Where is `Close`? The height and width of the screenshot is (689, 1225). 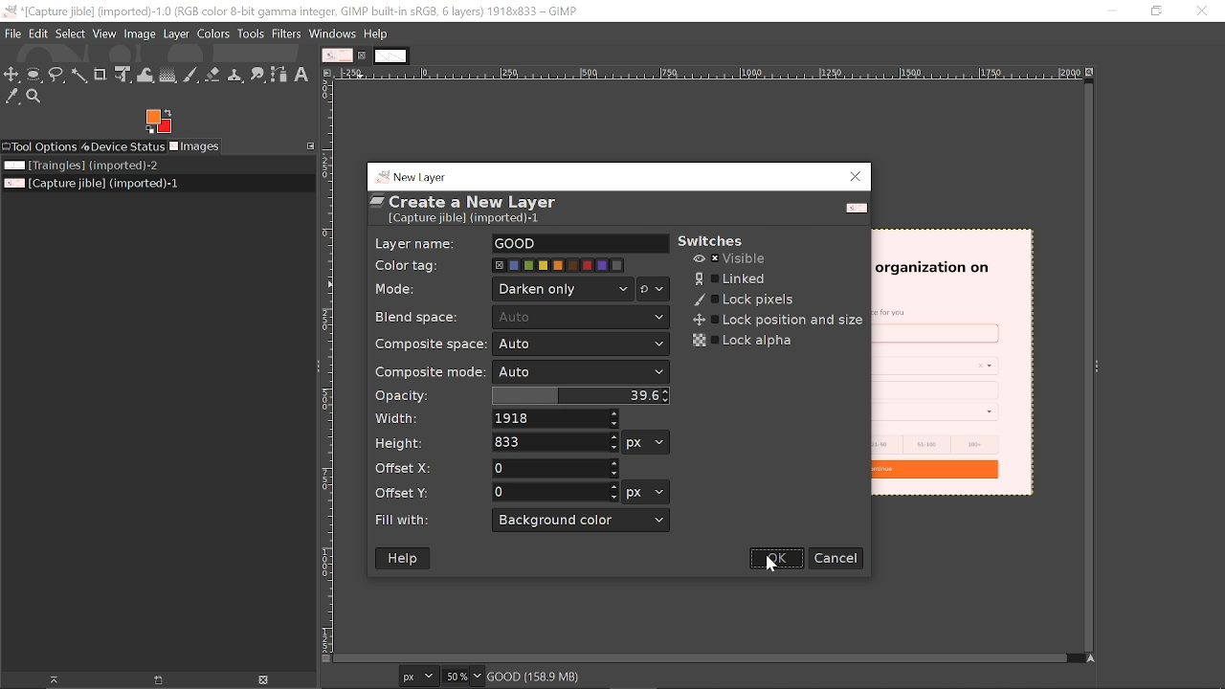 Close is located at coordinates (857, 177).